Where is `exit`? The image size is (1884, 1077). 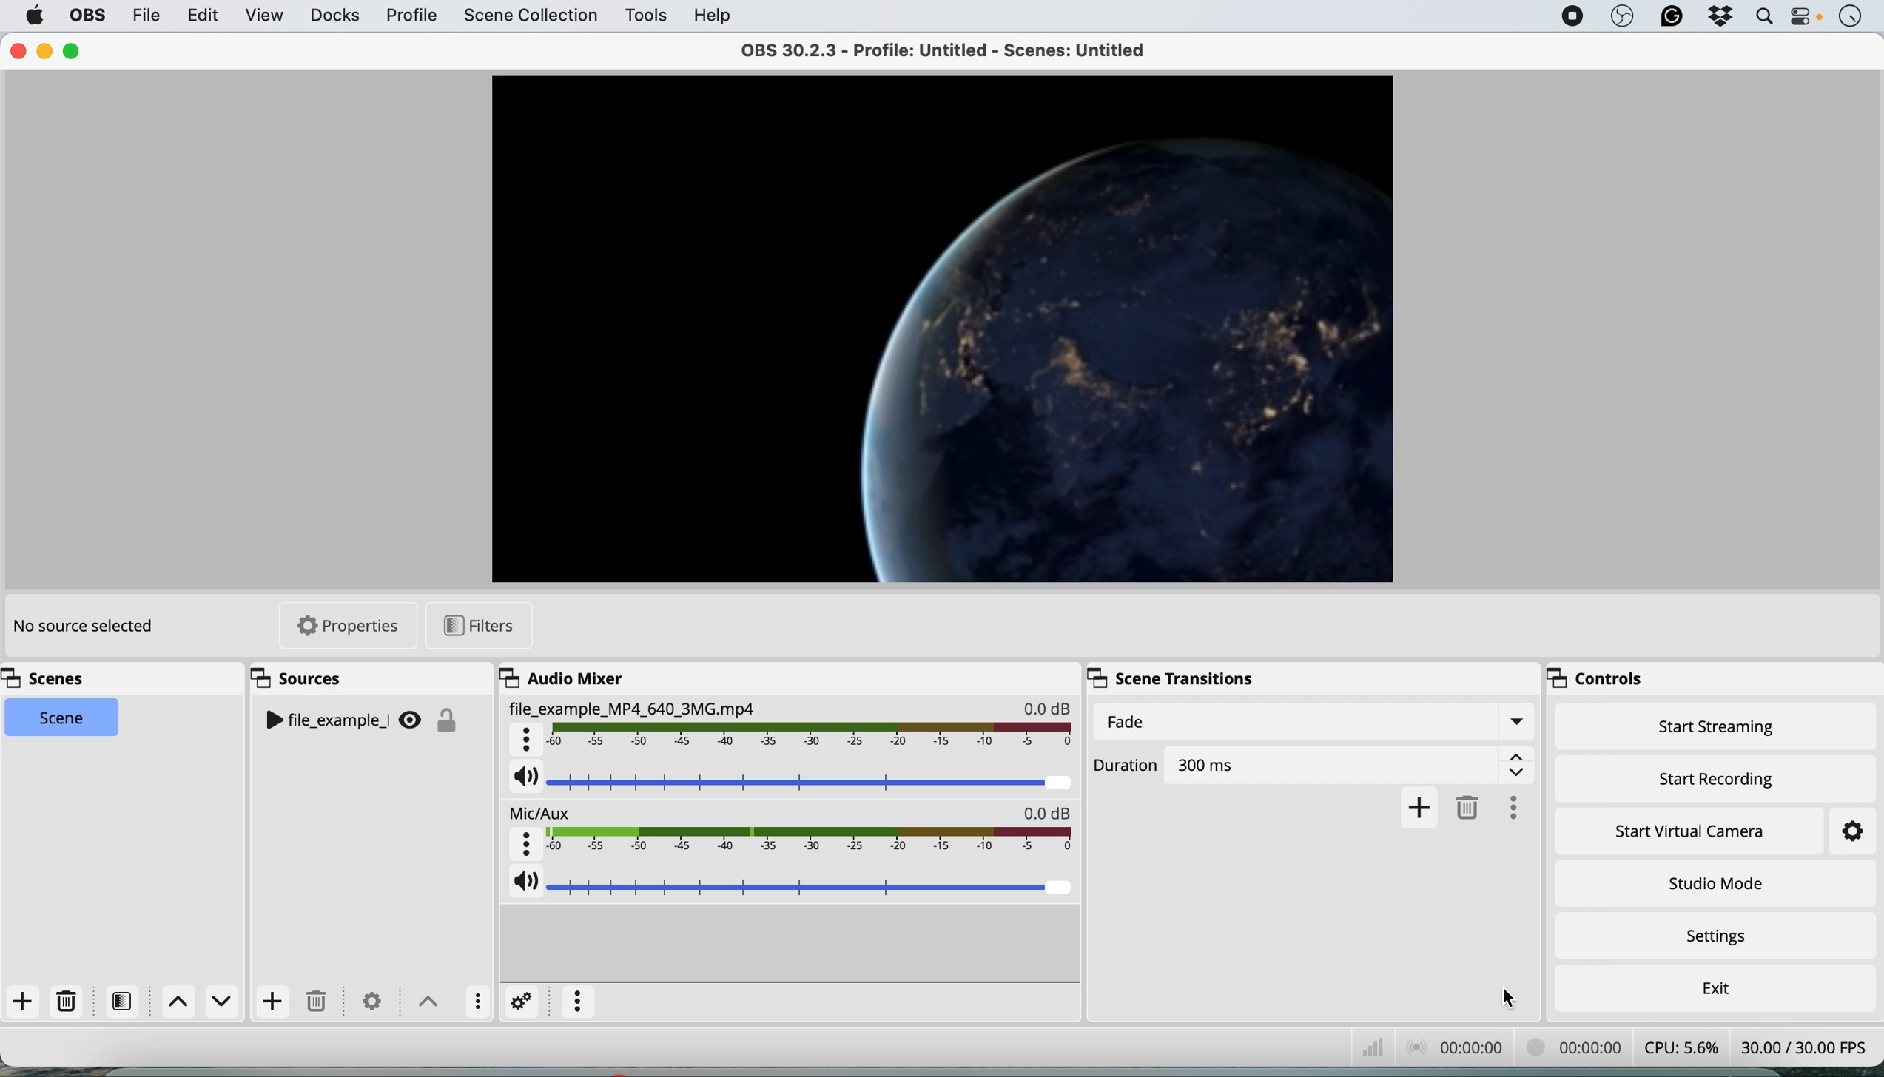
exit is located at coordinates (1712, 985).